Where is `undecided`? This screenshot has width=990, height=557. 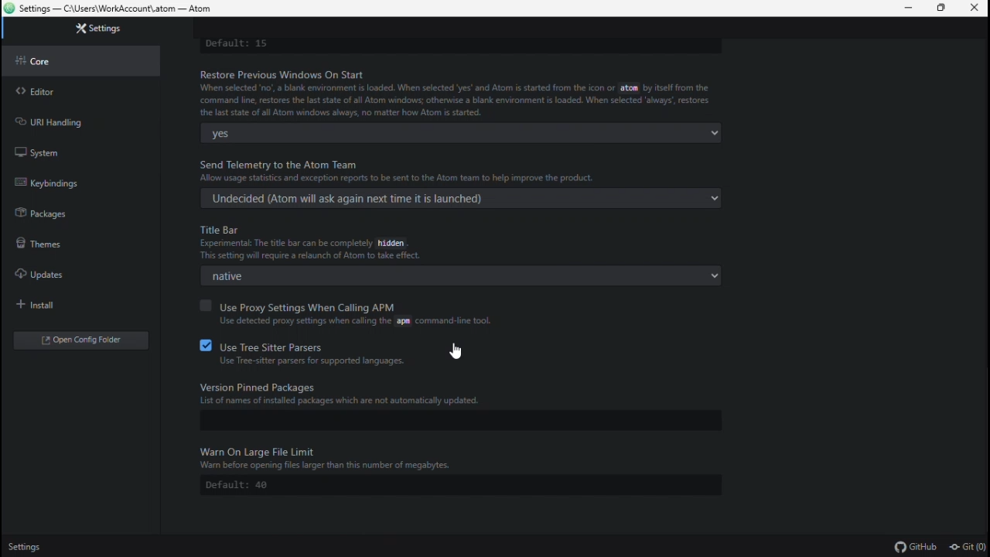 undecided is located at coordinates (457, 197).